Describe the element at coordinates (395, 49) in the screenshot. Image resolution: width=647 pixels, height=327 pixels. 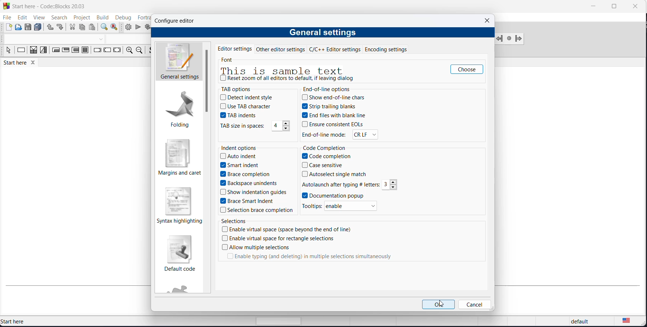
I see `encoding settings` at that location.